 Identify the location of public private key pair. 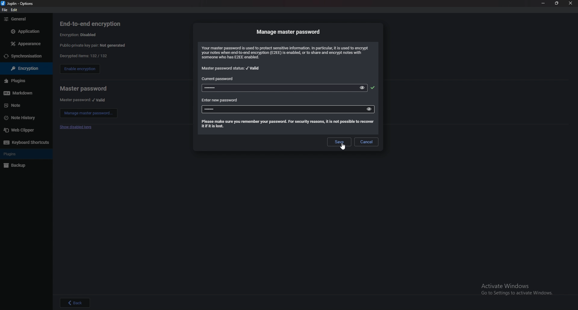
(97, 45).